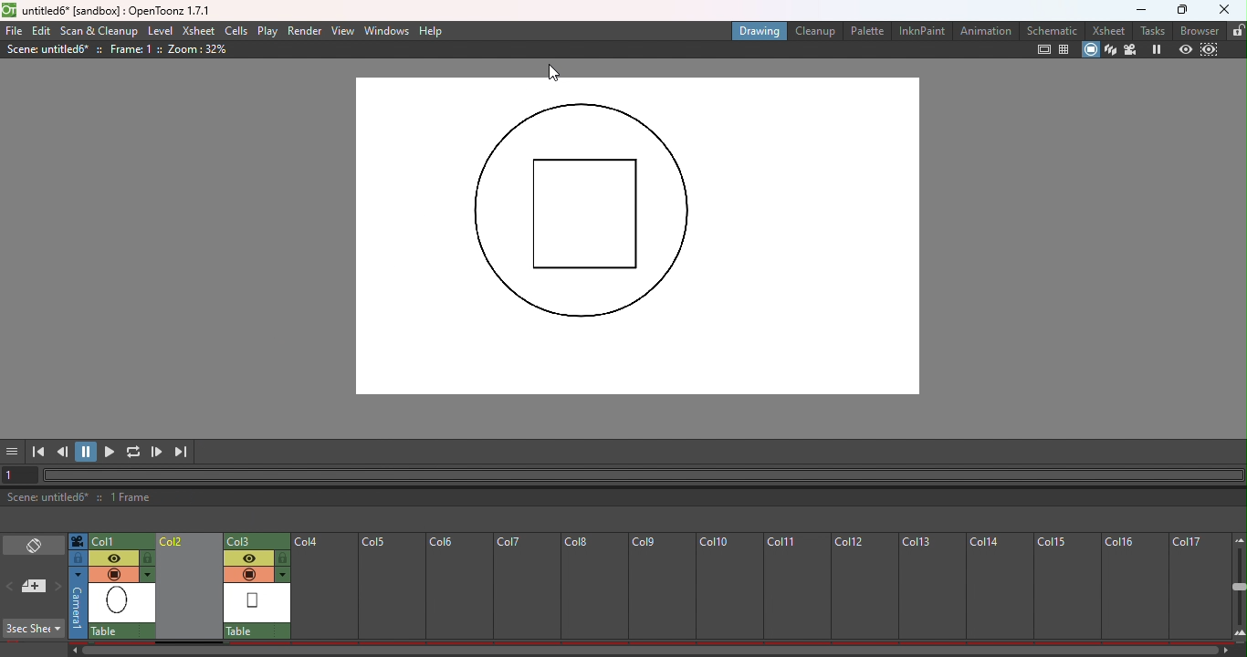 This screenshot has width=1247, height=657. I want to click on Sub-camera preview, so click(1211, 49).